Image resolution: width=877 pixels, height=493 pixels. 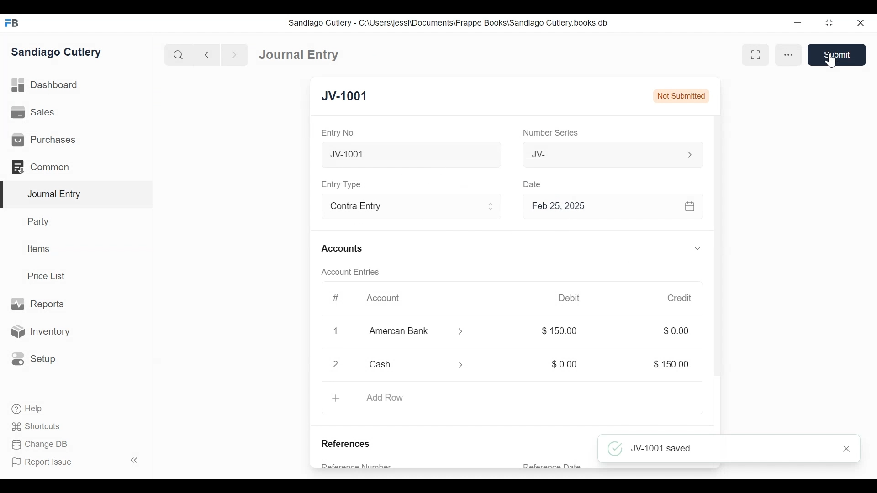 What do you see at coordinates (830, 22) in the screenshot?
I see `Restore` at bounding box center [830, 22].